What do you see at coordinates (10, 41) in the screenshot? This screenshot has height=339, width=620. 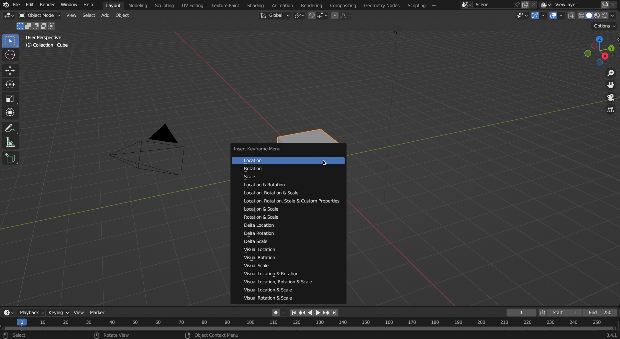 I see `Select Box` at bounding box center [10, 41].